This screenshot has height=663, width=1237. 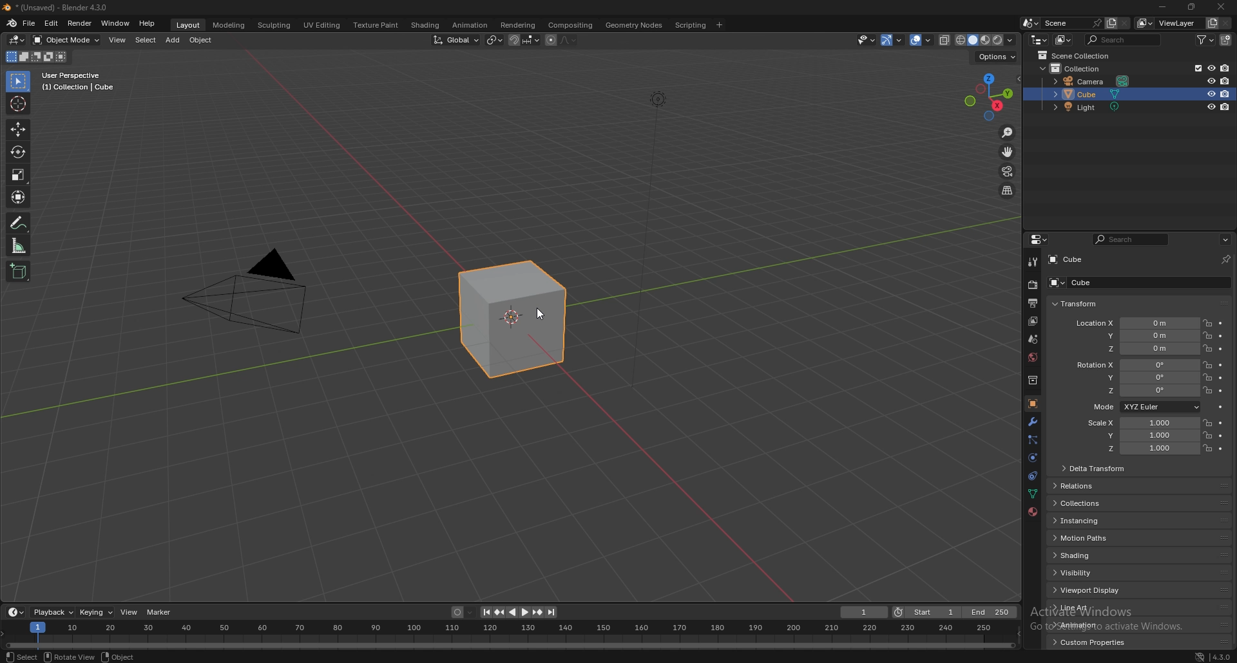 What do you see at coordinates (1032, 458) in the screenshot?
I see `physics` at bounding box center [1032, 458].